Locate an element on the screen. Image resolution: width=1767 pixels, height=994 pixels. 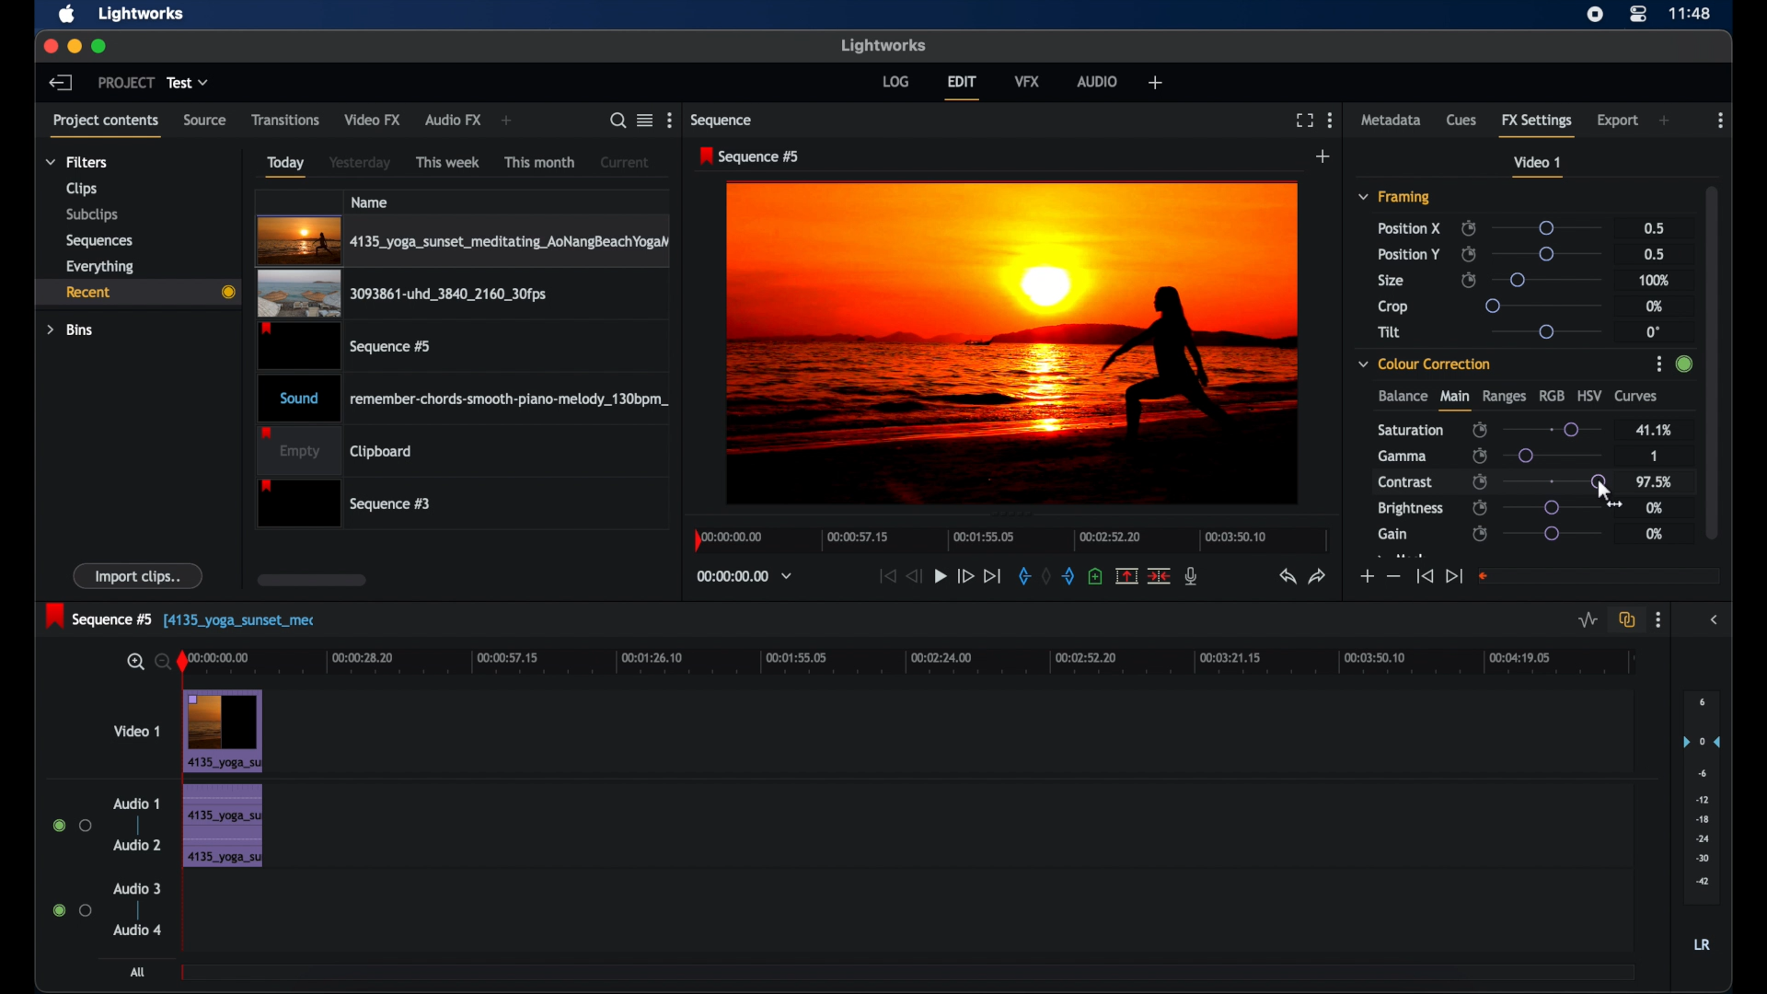
import clips is located at coordinates (139, 576).